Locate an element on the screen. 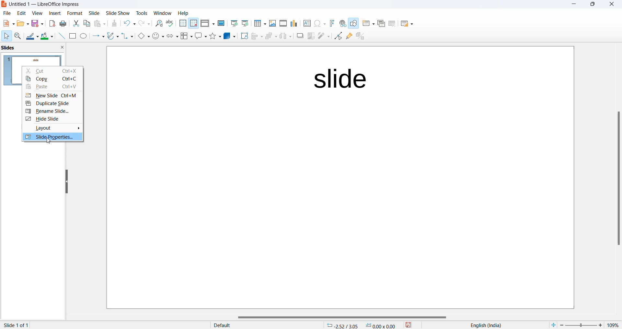 This screenshot has width=622, height=329. current slide and slide number is located at coordinates (17, 325).